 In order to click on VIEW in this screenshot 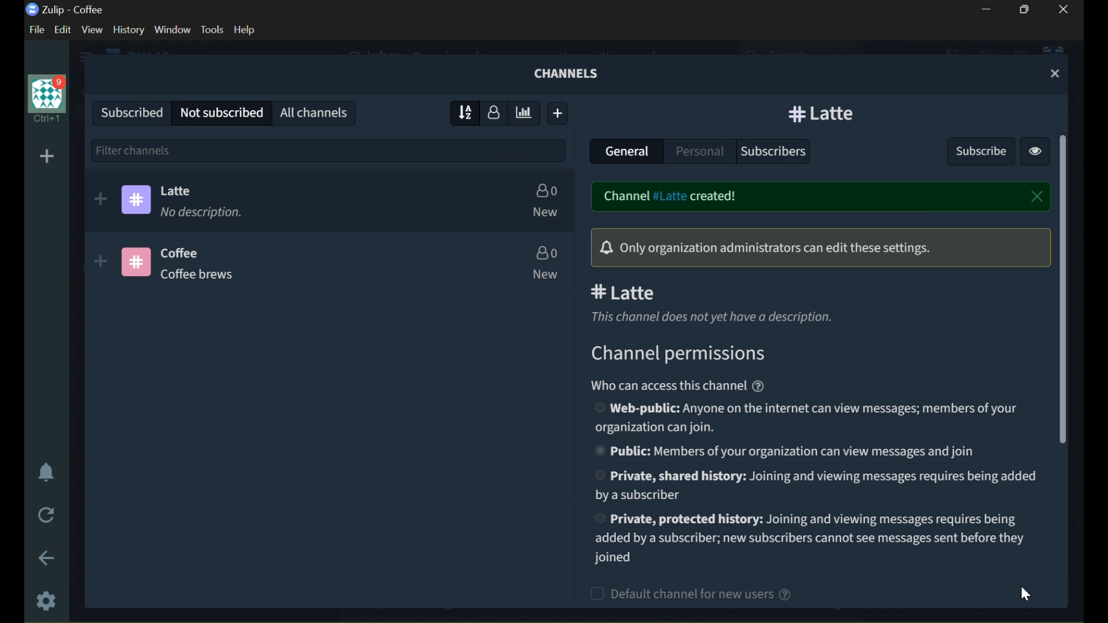, I will do `click(1035, 153)`.